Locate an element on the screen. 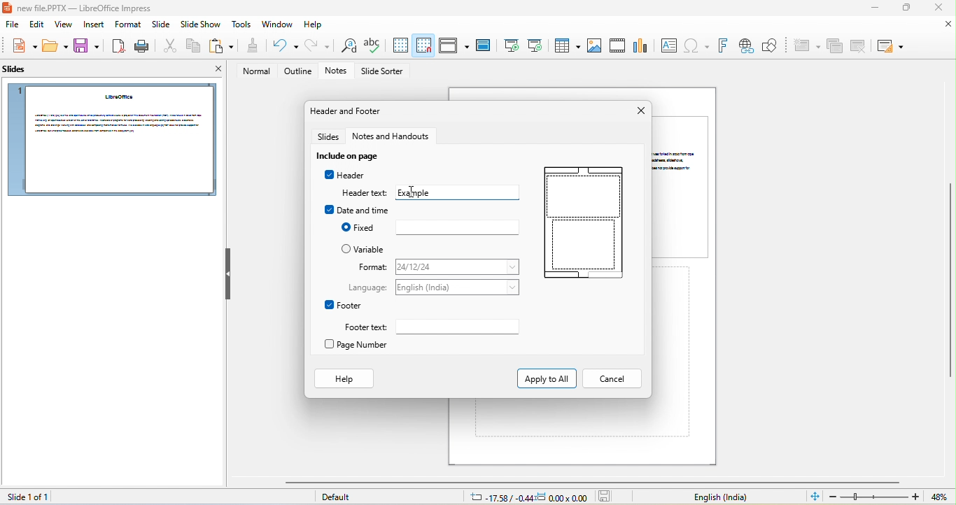 Image resolution: width=956 pixels, height=505 pixels. format is located at coordinates (368, 267).